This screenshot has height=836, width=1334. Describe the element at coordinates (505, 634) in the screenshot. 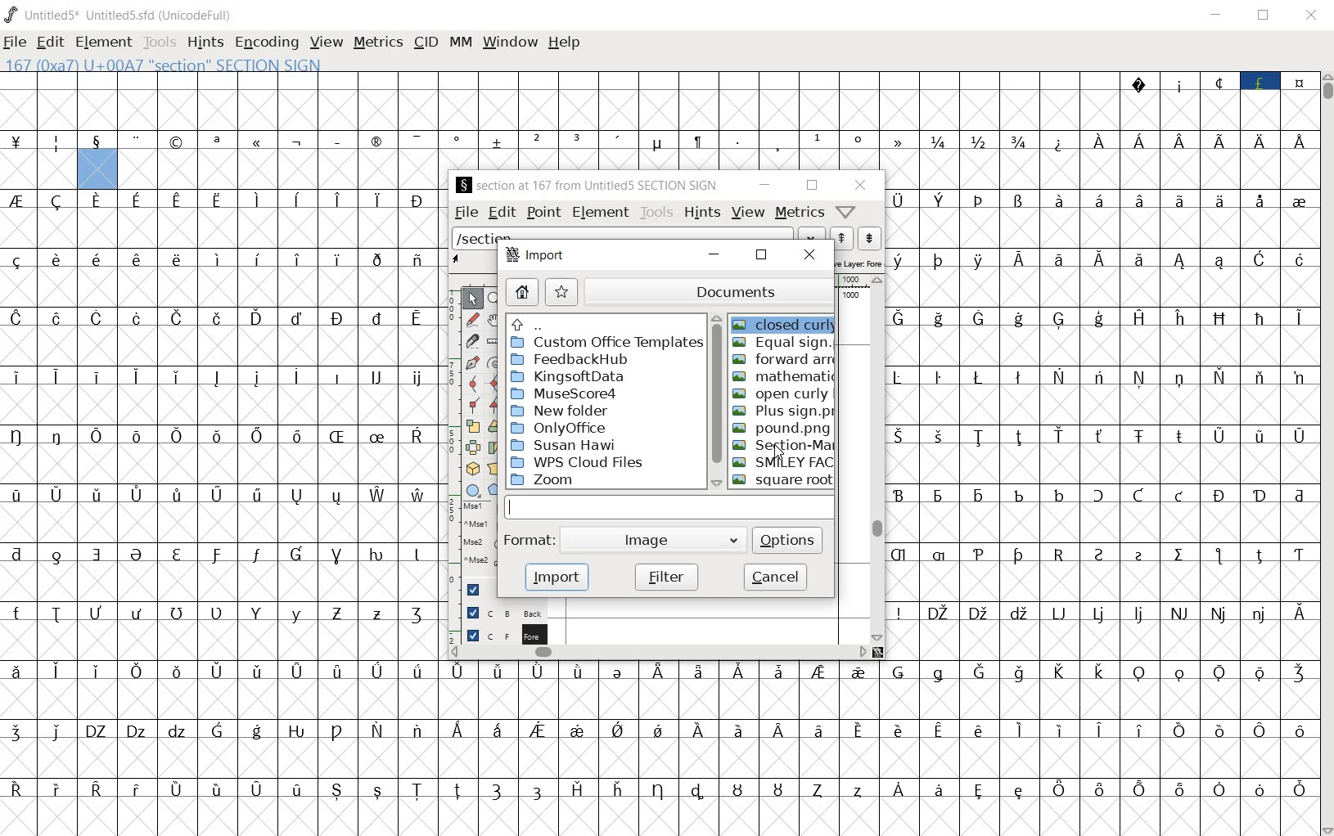

I see `foreground layer` at that location.